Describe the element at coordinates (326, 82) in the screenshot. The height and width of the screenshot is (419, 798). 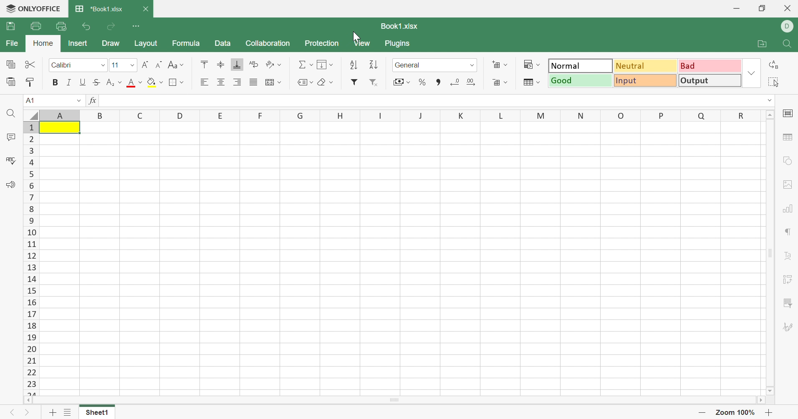
I see `Clear` at that location.